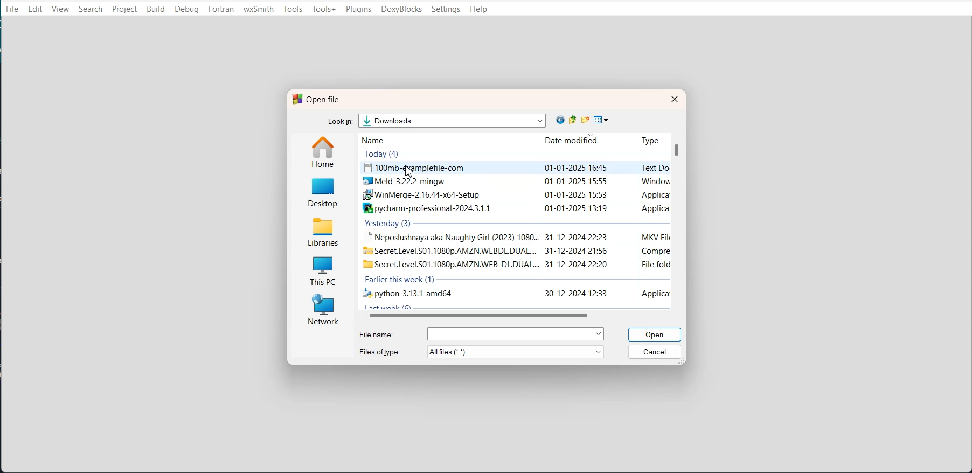 This screenshot has width=972, height=473. I want to click on Text, so click(316, 99).